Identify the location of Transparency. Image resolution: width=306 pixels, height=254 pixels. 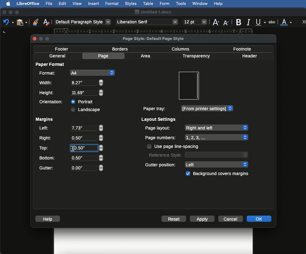
(196, 56).